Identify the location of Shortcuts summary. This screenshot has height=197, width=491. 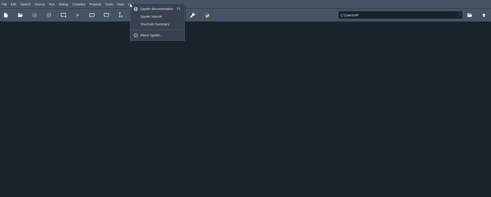
(154, 25).